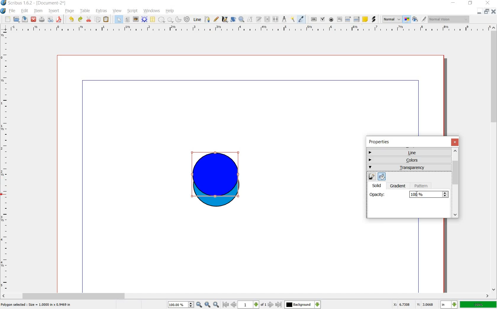  Describe the element at coordinates (191, 305) in the screenshot. I see `increase or decrease zoom` at that location.